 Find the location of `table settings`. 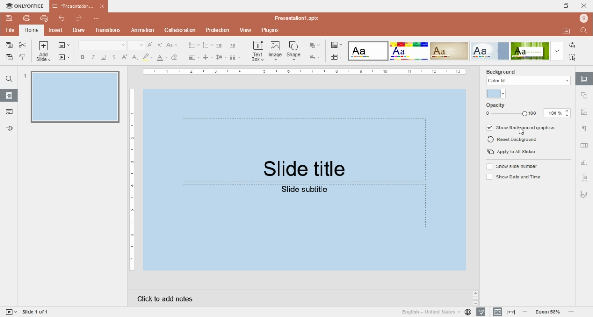

table settings is located at coordinates (585, 146).